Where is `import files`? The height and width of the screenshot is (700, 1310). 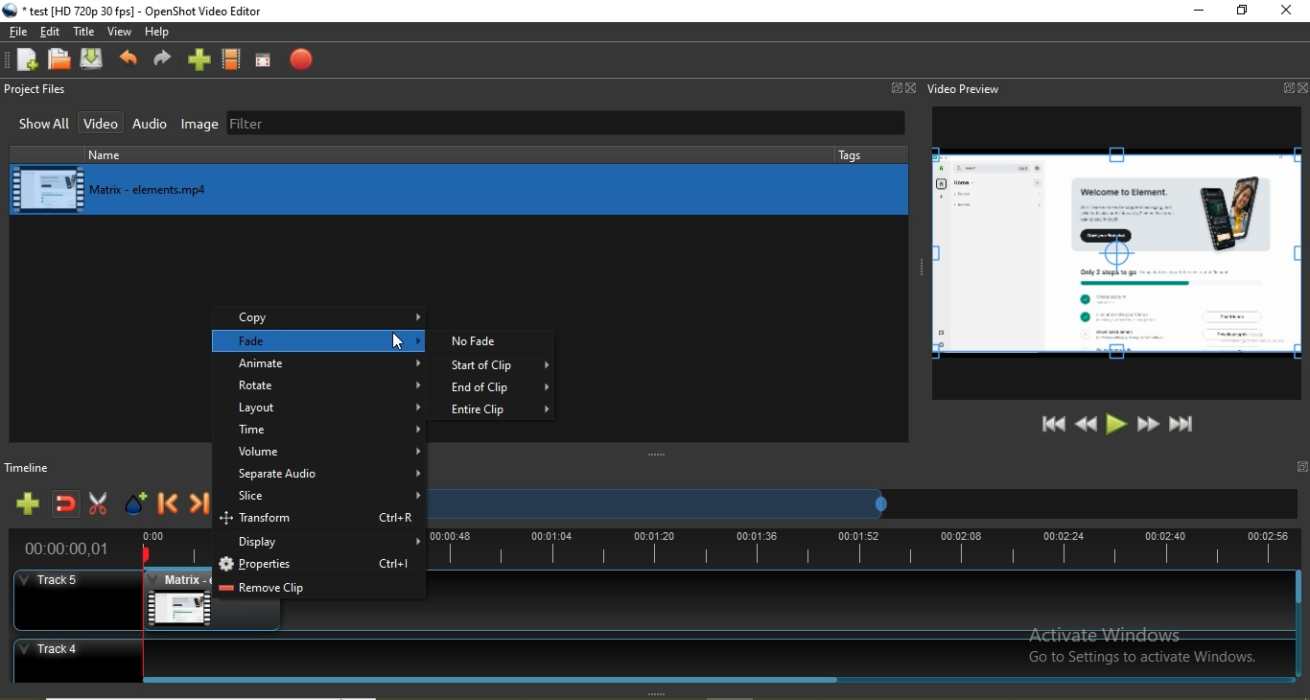 import files is located at coordinates (200, 59).